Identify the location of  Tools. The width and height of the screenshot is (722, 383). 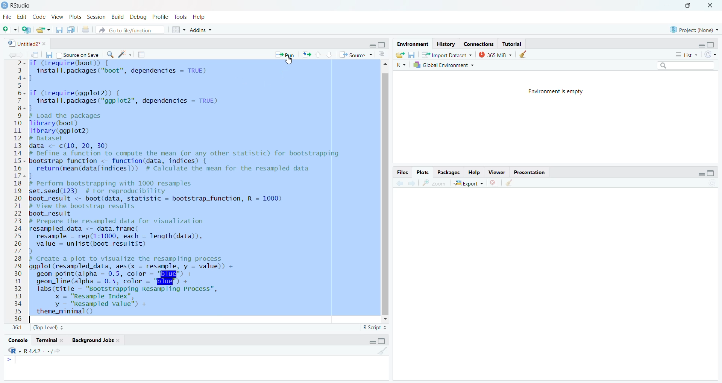
(180, 17).